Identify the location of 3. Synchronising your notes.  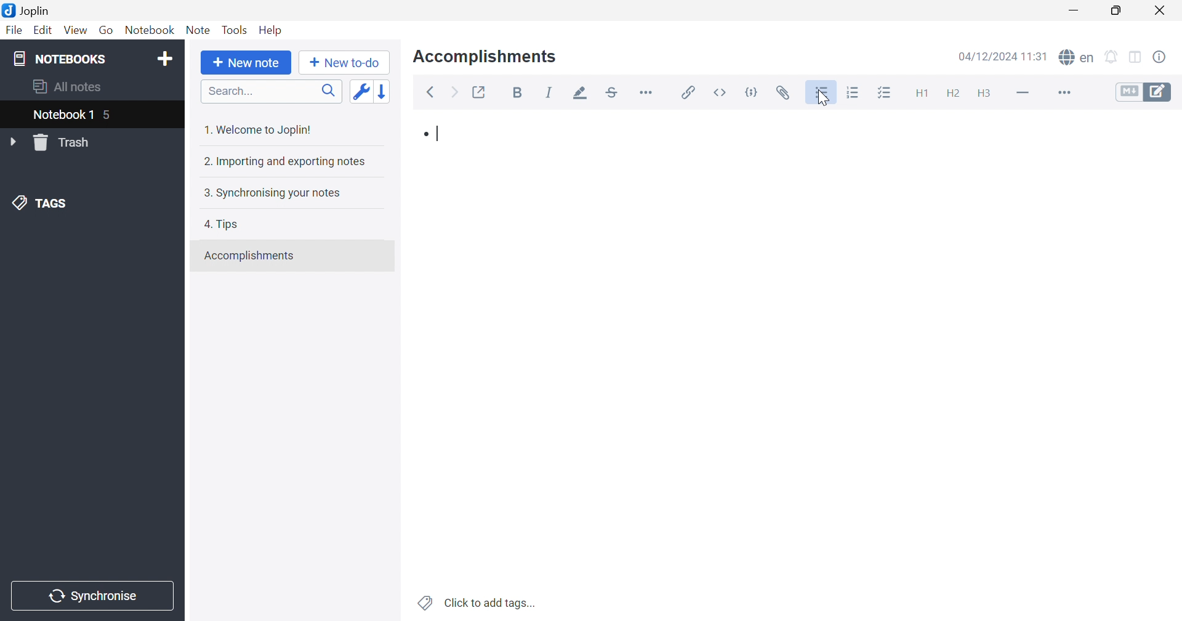
(271, 192).